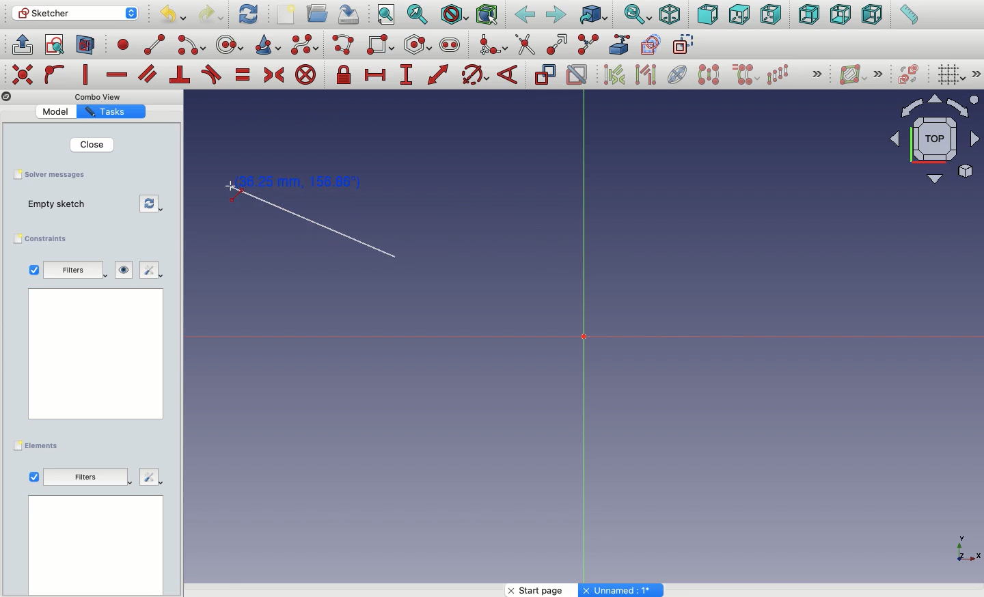  I want to click on , so click(150, 478).